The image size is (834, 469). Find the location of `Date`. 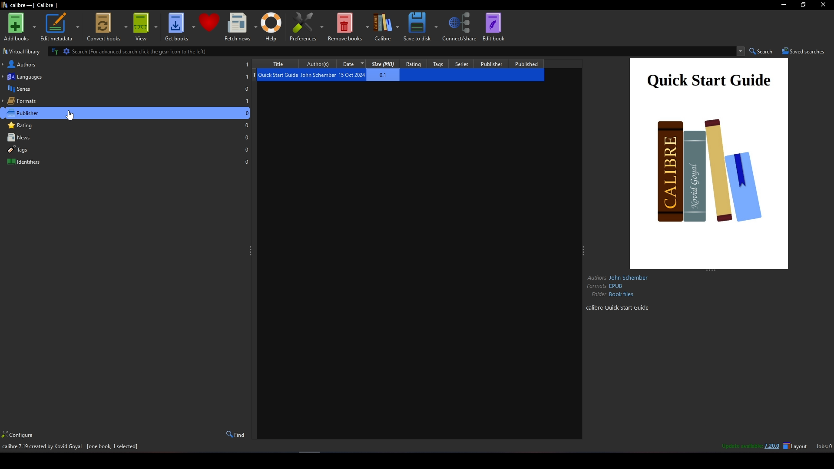

Date is located at coordinates (355, 64).